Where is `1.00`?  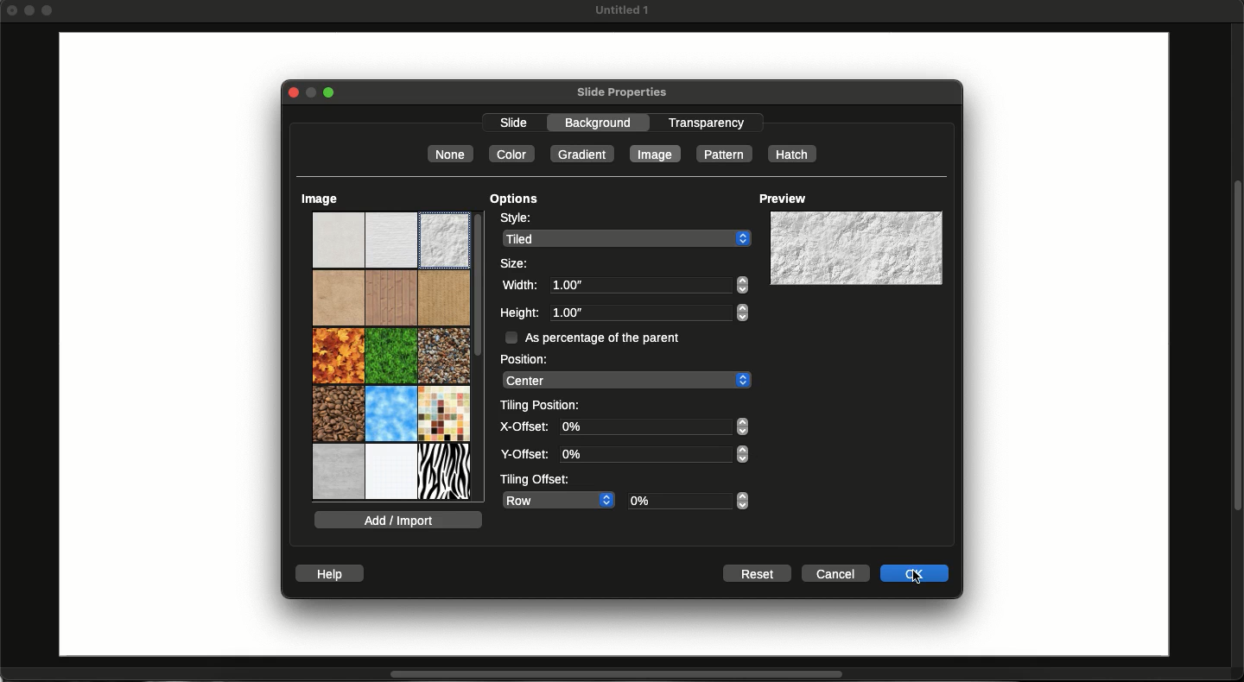
1.00 is located at coordinates (648, 313).